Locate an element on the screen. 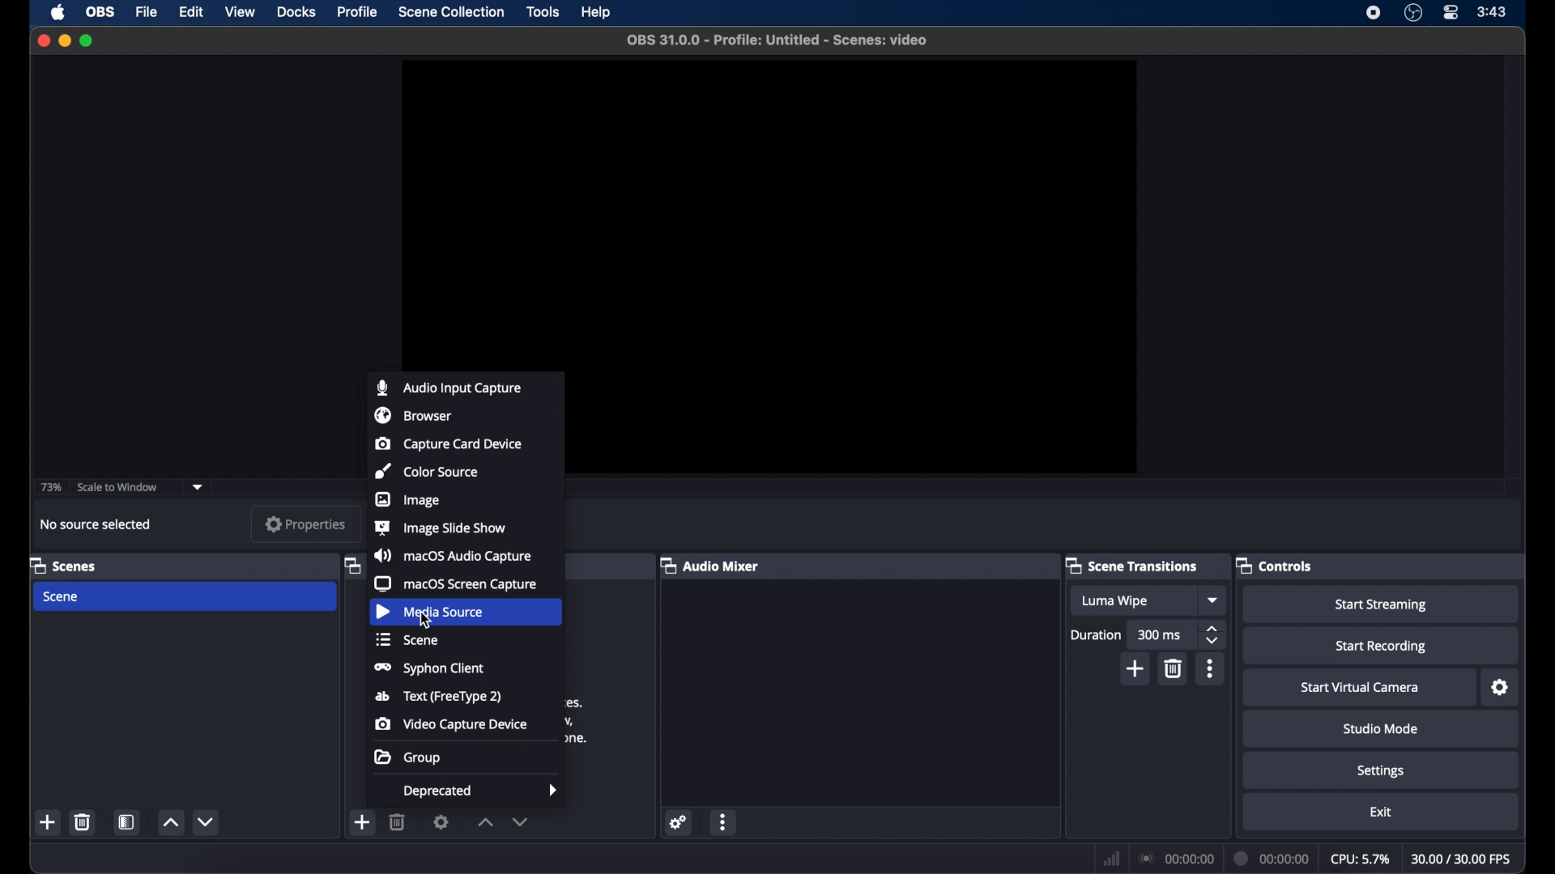  scene transitions is located at coordinates (1131, 565).